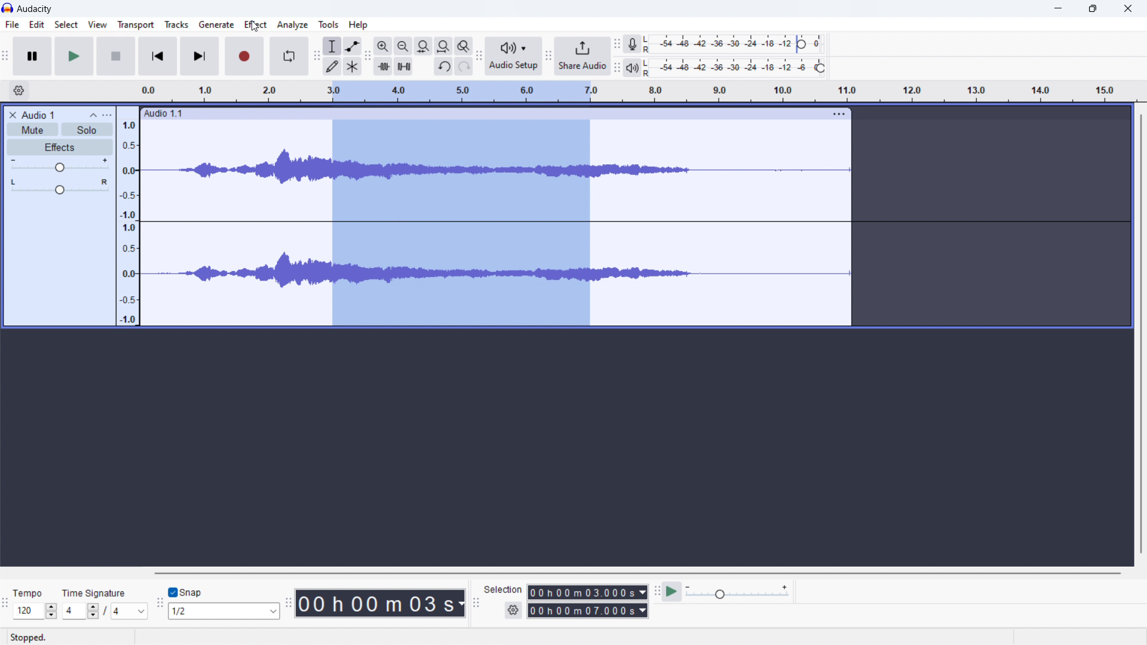  What do you see at coordinates (35, 611) in the screenshot?
I see `120` at bounding box center [35, 611].